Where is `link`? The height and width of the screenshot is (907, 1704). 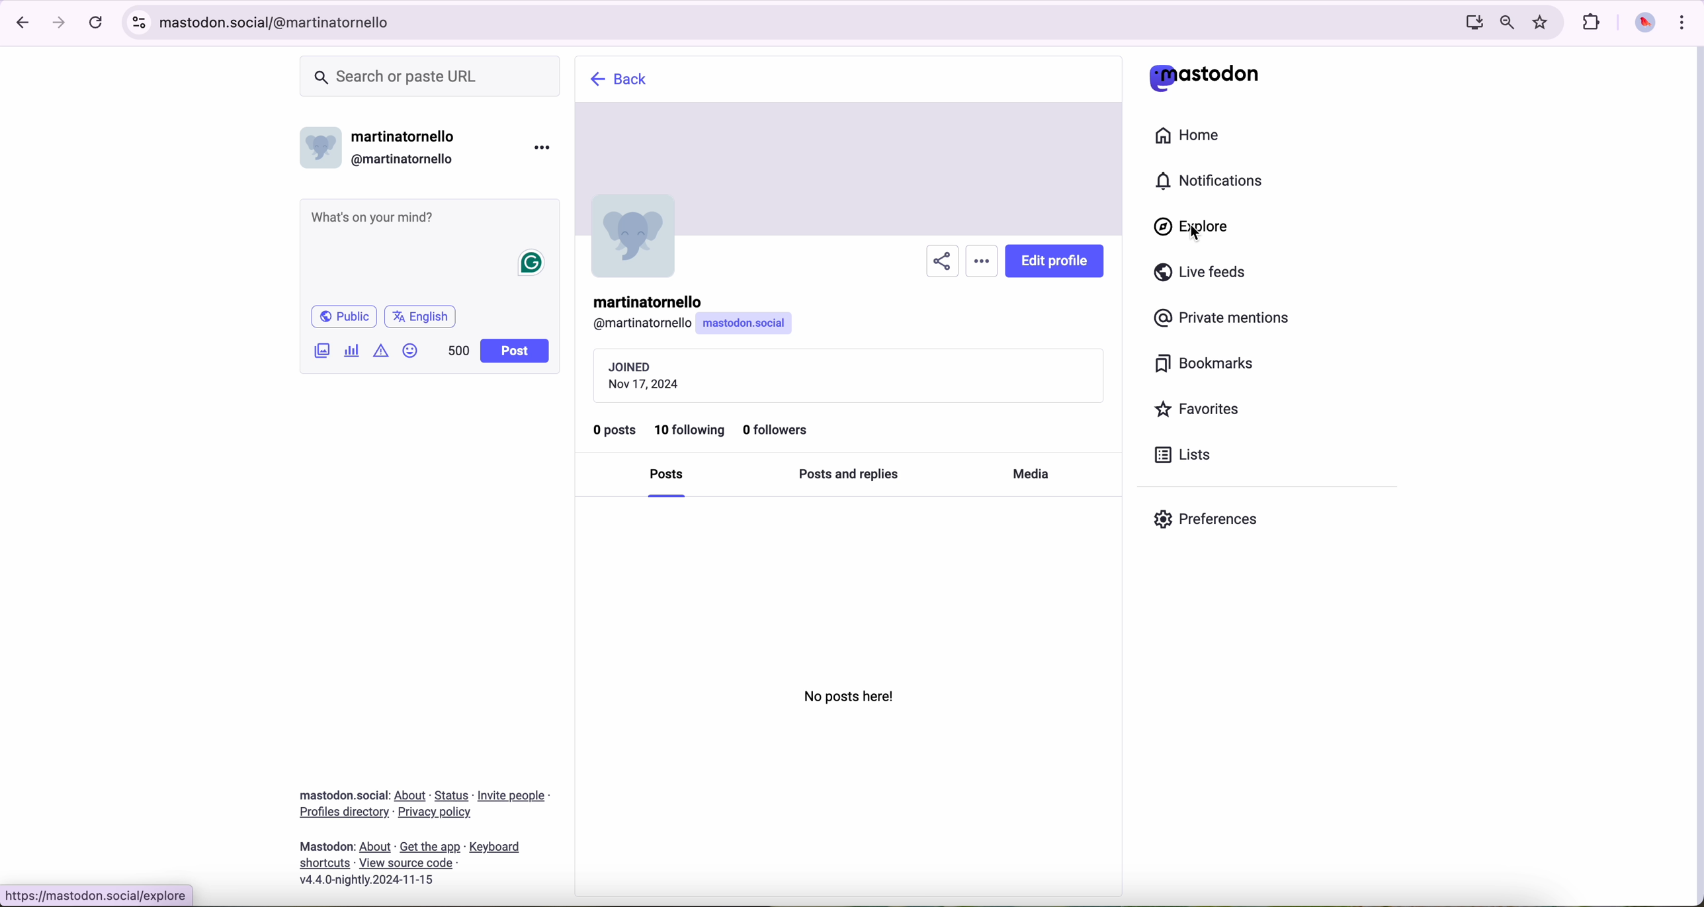
link is located at coordinates (405, 862).